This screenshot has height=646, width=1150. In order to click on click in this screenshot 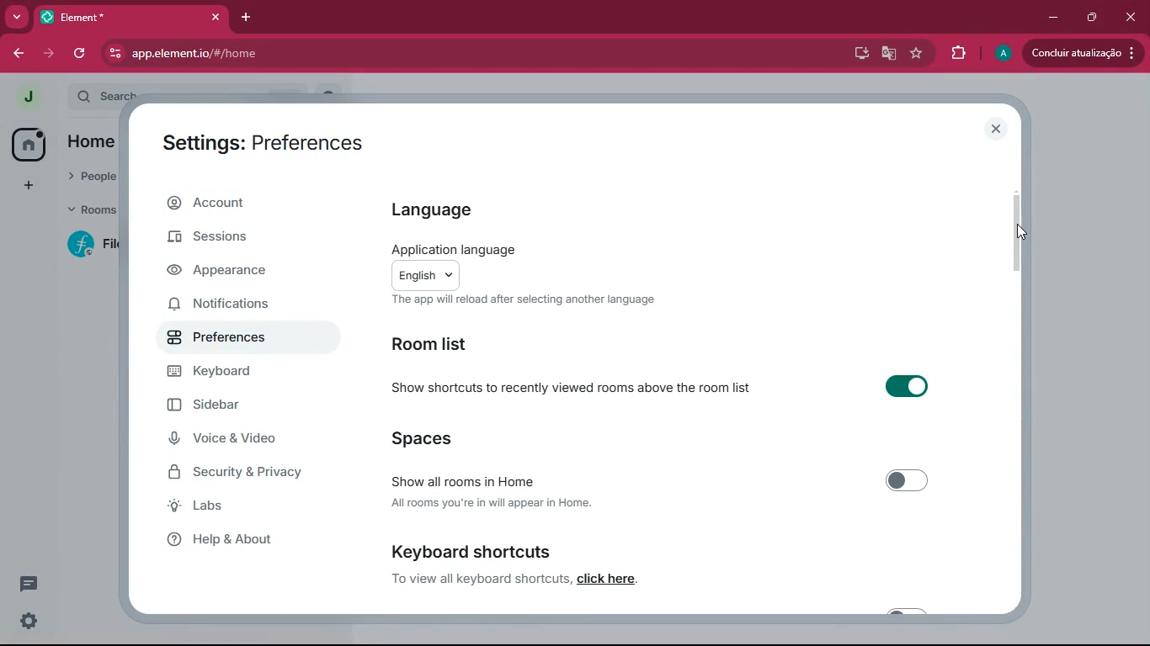, I will do `click(1133, 19)`.